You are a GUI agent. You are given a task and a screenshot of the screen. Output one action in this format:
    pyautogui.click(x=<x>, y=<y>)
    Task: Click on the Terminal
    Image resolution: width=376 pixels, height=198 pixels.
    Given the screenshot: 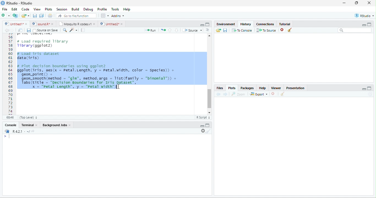 What is the action you would take?
    pyautogui.click(x=27, y=125)
    